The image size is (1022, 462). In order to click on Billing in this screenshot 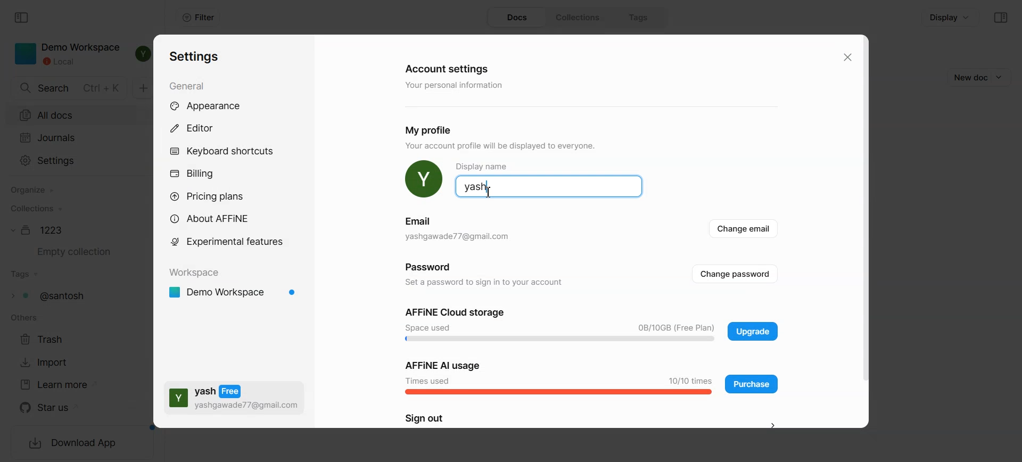, I will do `click(192, 175)`.